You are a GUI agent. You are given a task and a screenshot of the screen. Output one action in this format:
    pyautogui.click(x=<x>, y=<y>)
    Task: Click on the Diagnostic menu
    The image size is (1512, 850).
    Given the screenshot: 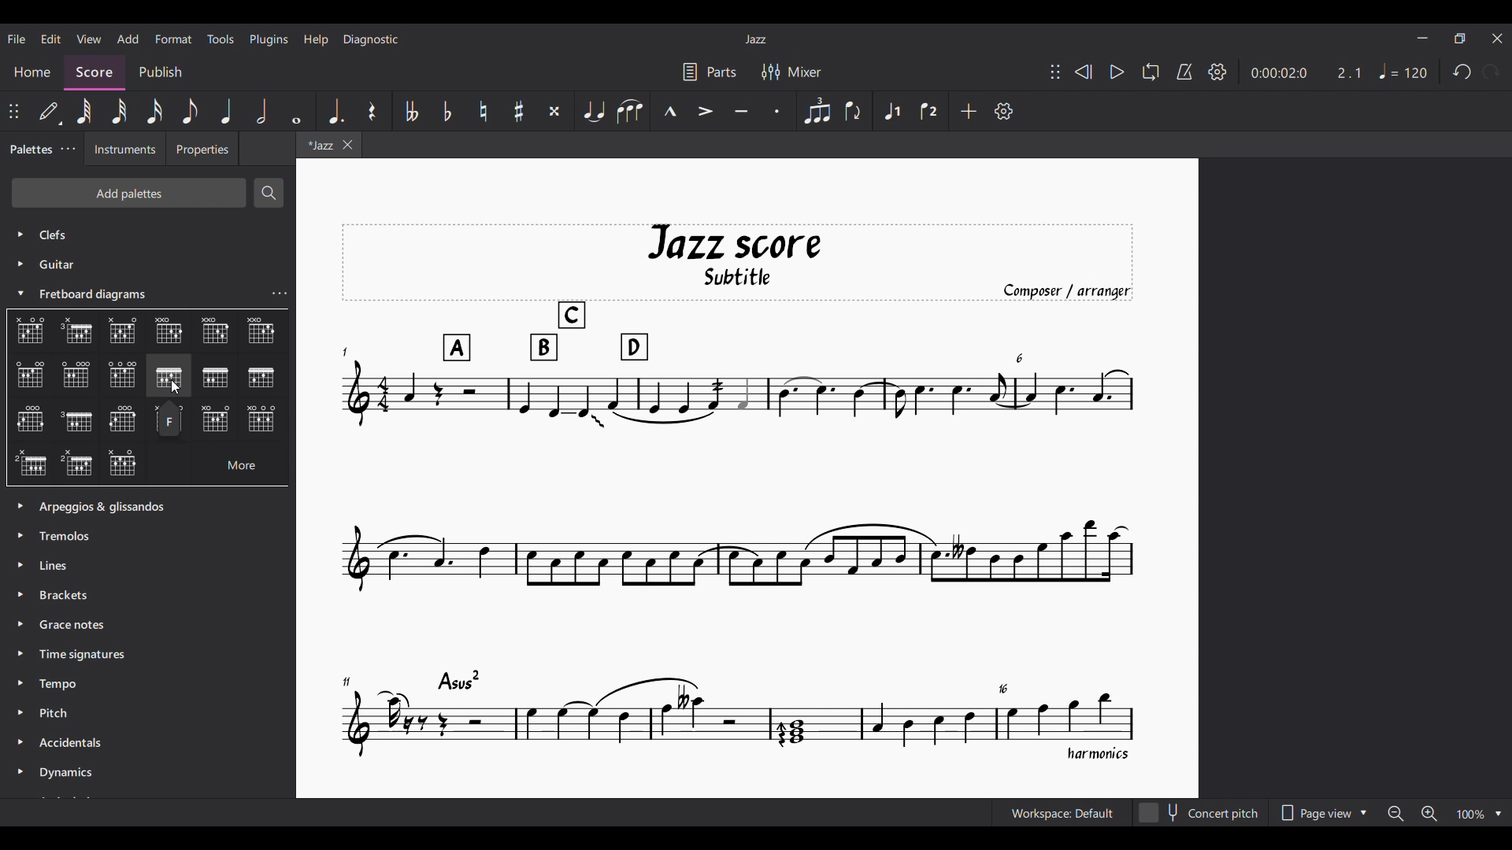 What is the action you would take?
    pyautogui.click(x=371, y=39)
    